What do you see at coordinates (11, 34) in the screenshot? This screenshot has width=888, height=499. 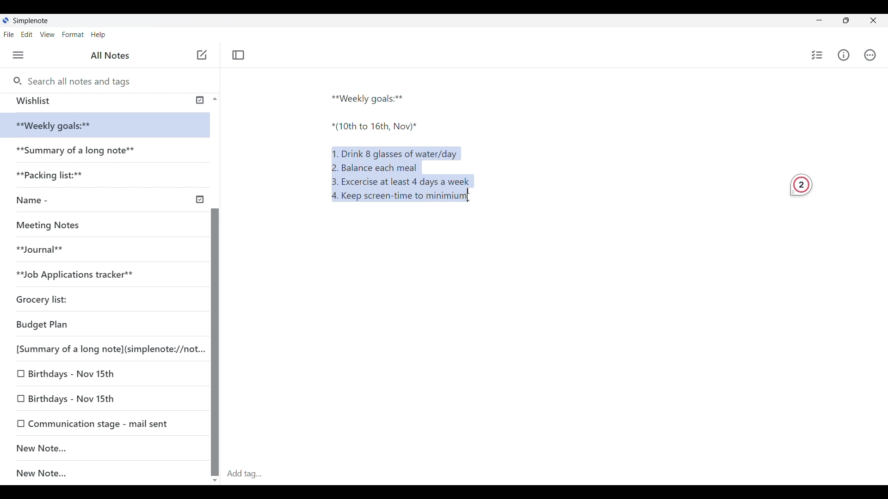 I see `File` at bounding box center [11, 34].